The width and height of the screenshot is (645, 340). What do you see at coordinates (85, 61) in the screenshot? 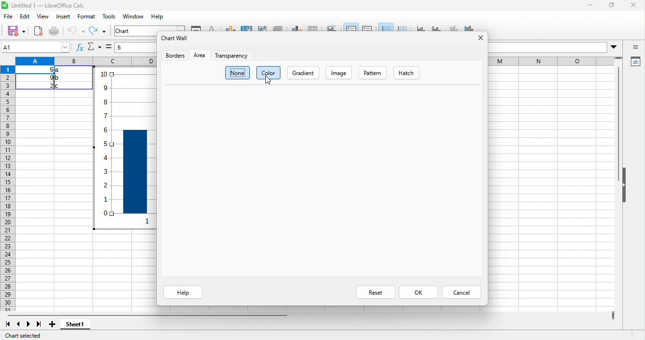
I see `column headings` at bounding box center [85, 61].